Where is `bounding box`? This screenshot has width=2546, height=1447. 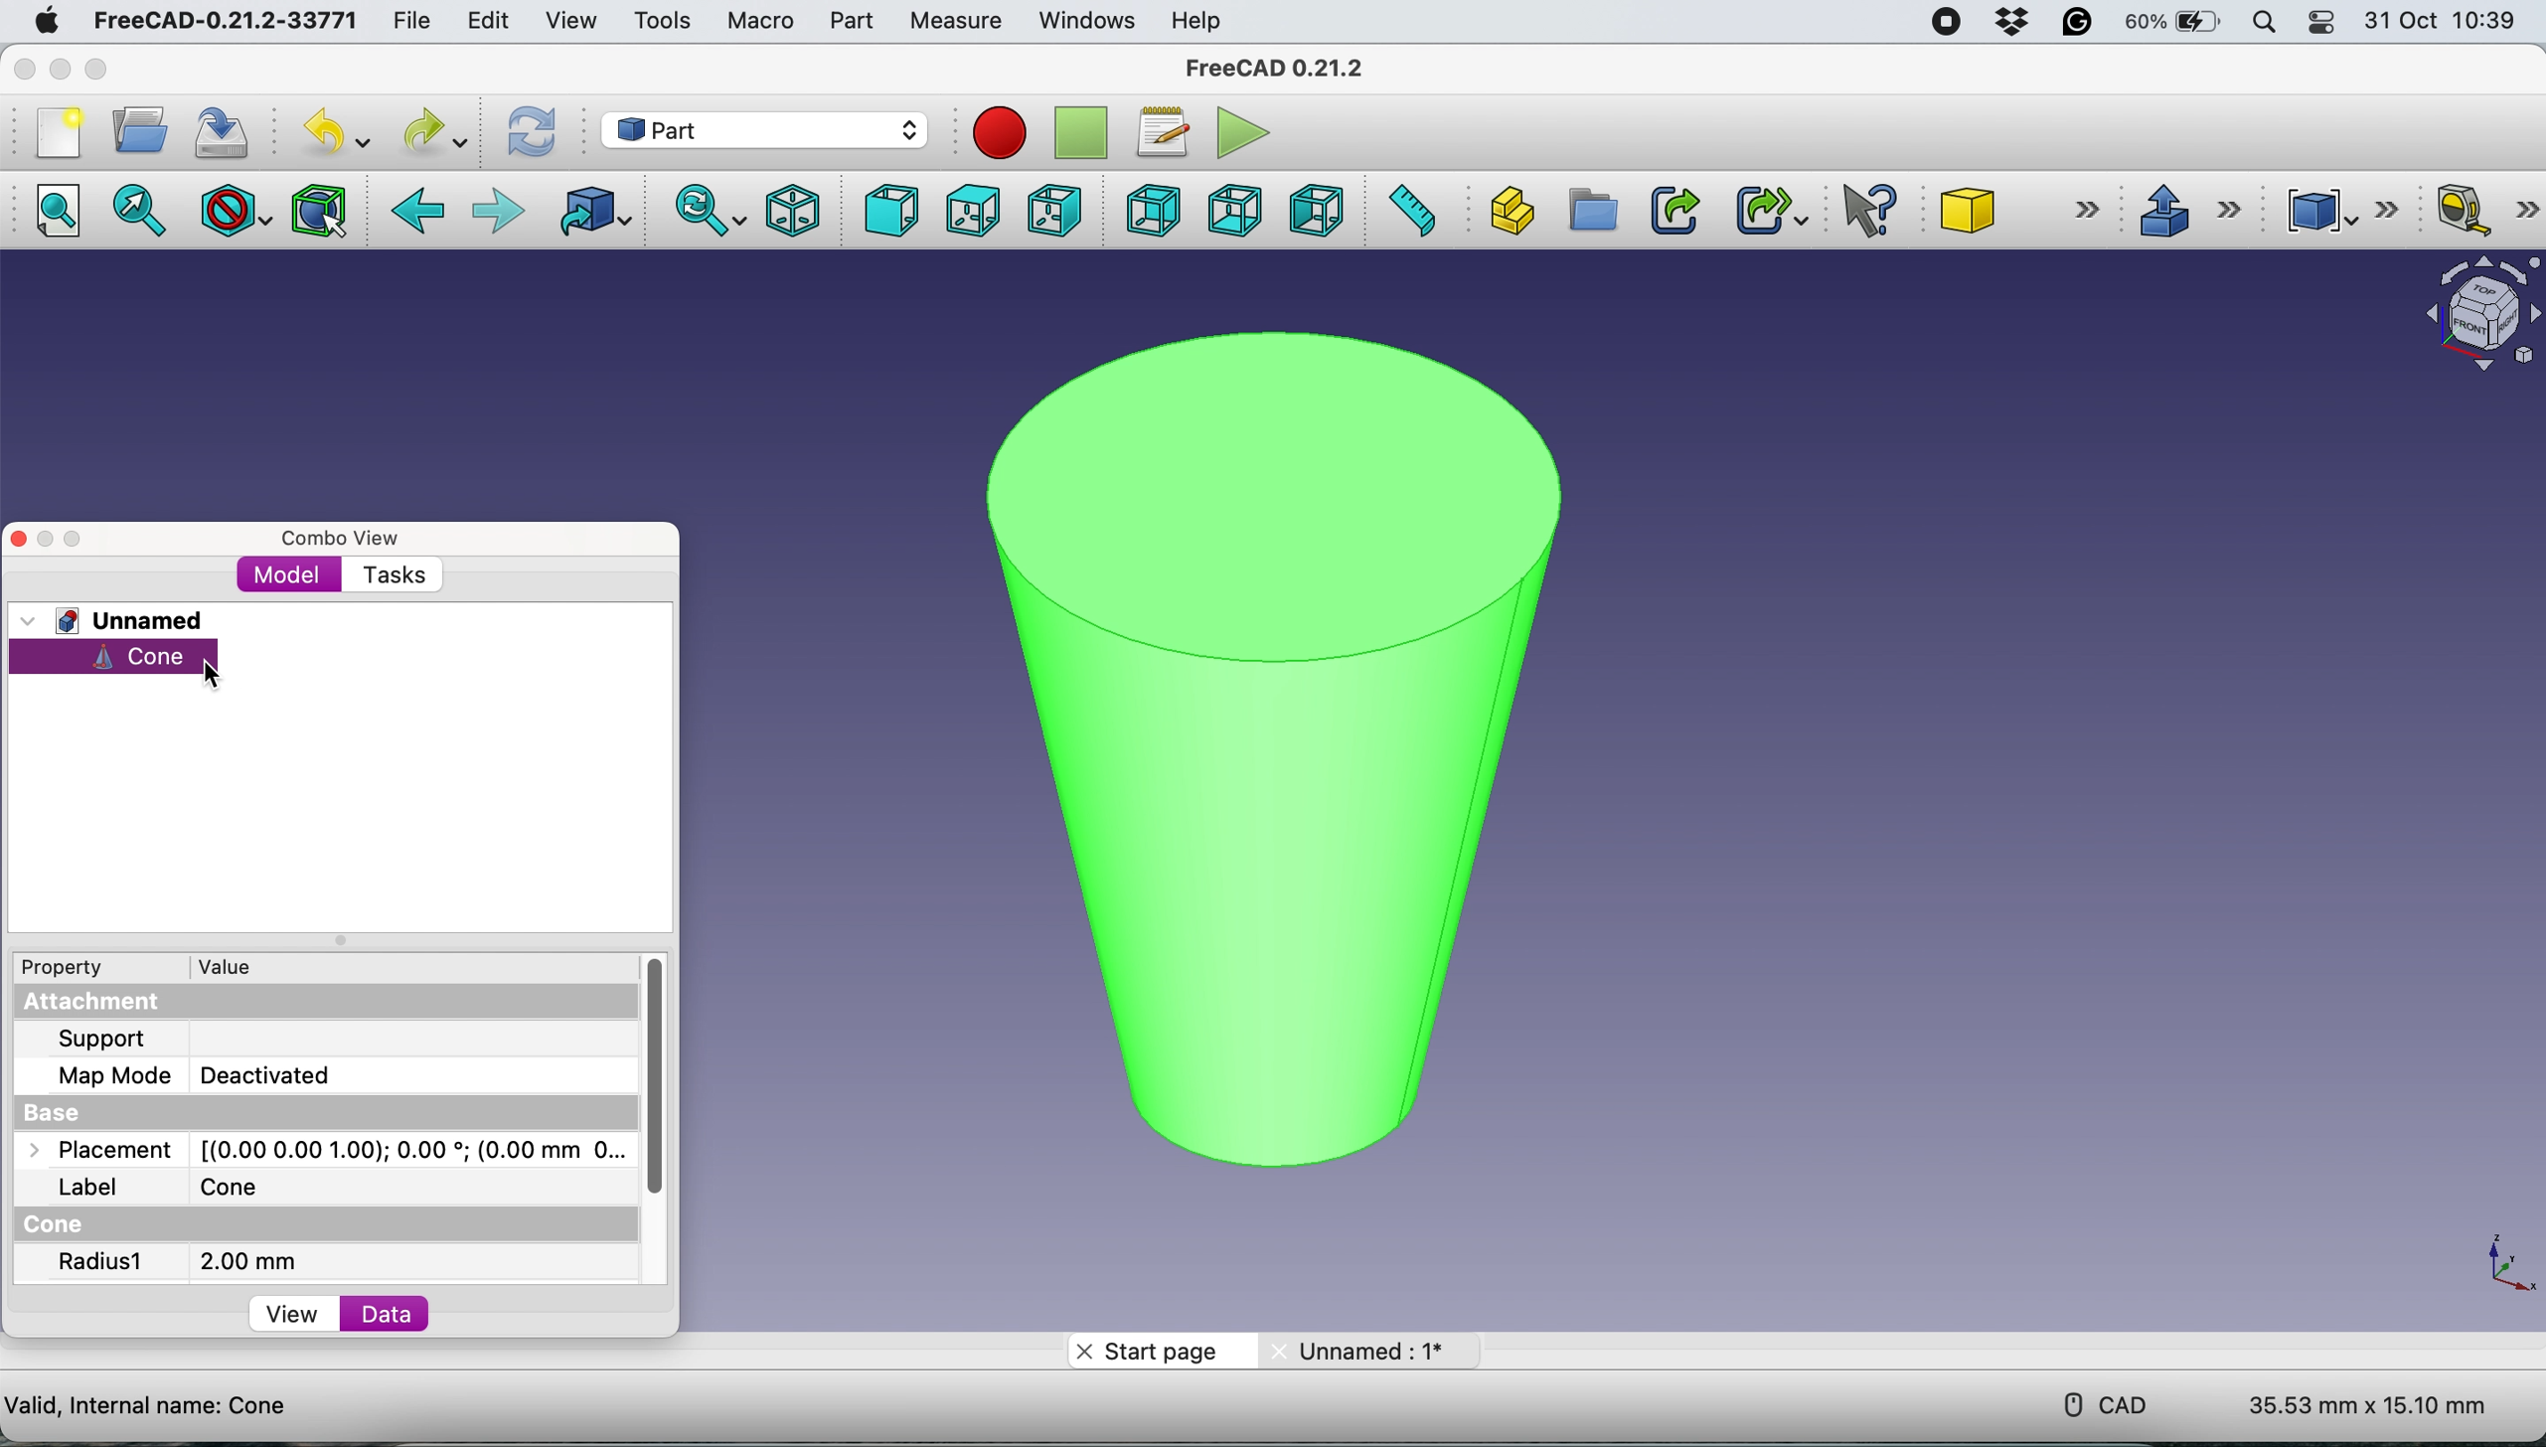
bounding box is located at coordinates (317, 211).